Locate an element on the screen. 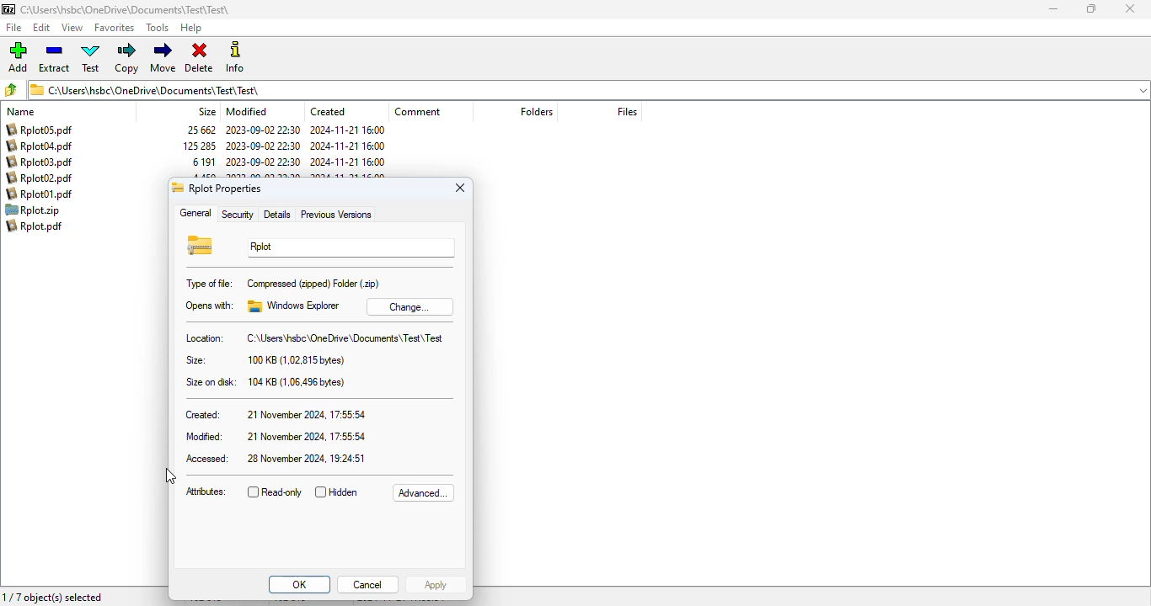 The height and width of the screenshot is (606, 1151). attributes is located at coordinates (206, 492).